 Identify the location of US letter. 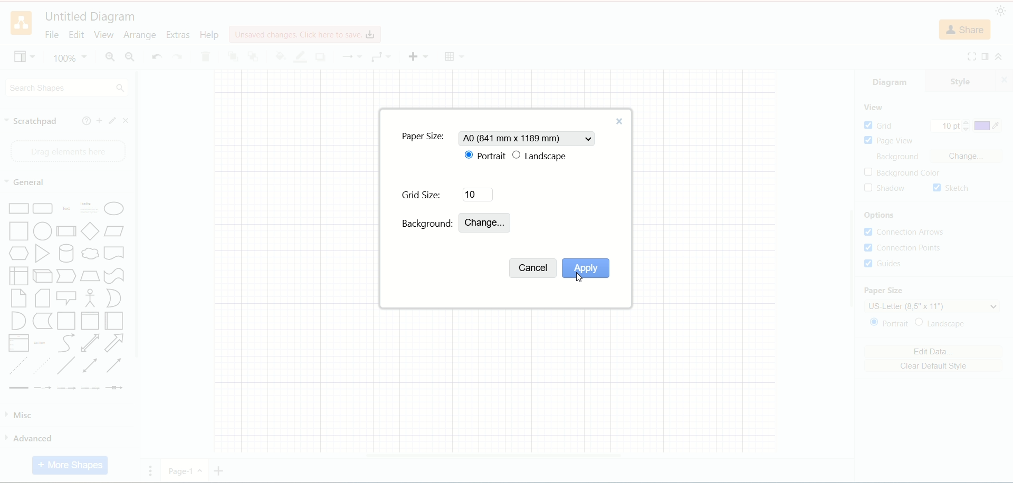
(933, 306).